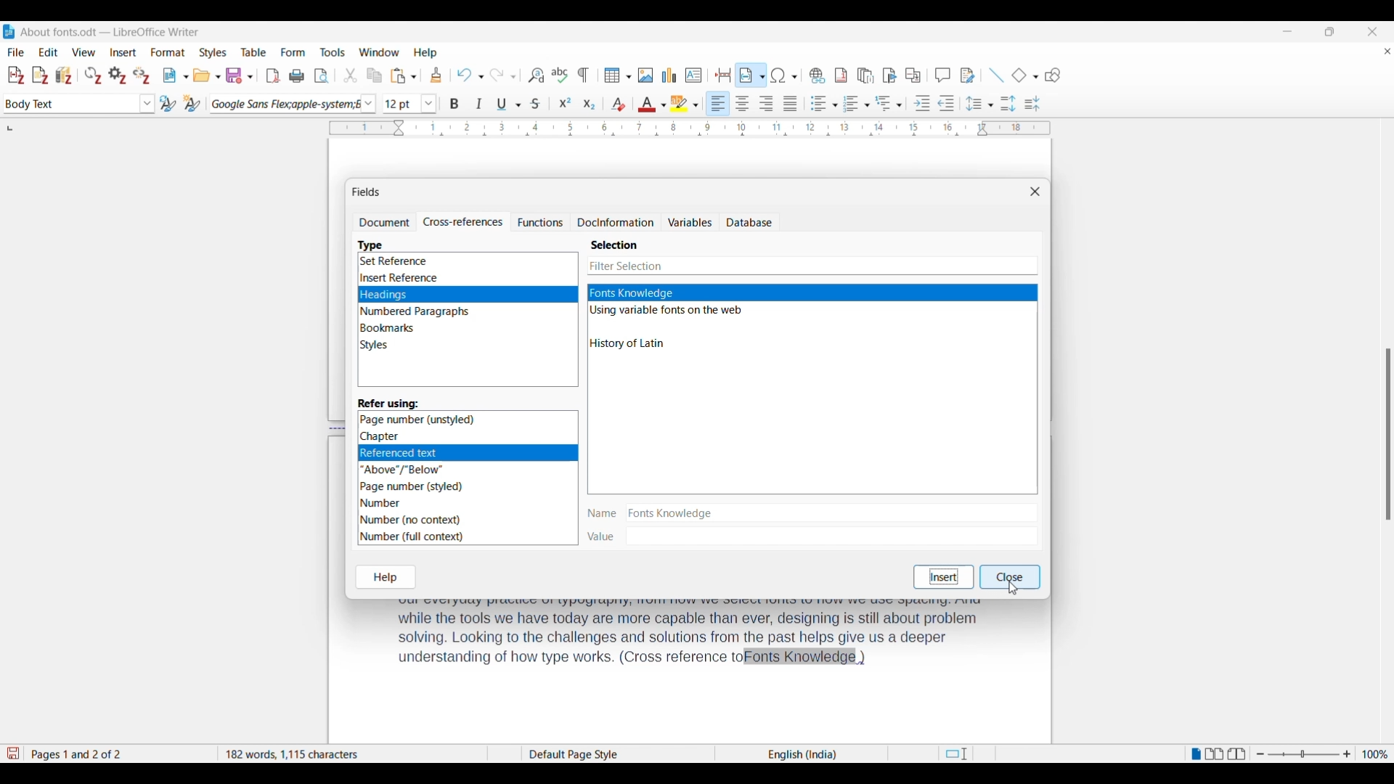  Describe the element at coordinates (1036, 192) in the screenshot. I see `Close window` at that location.